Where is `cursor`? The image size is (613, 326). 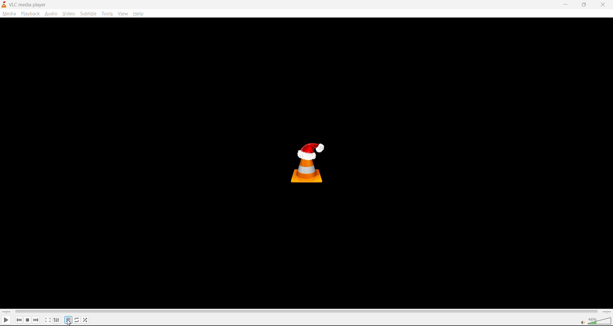 cursor is located at coordinates (69, 323).